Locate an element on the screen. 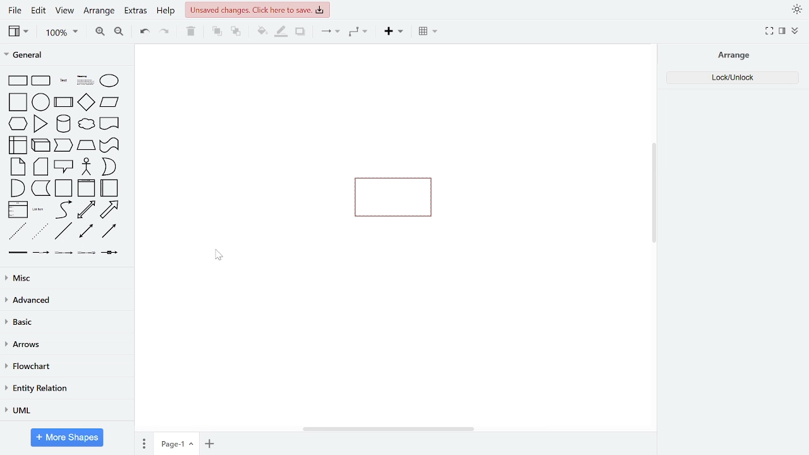 The height and width of the screenshot is (455, 809). basic is located at coordinates (66, 324).